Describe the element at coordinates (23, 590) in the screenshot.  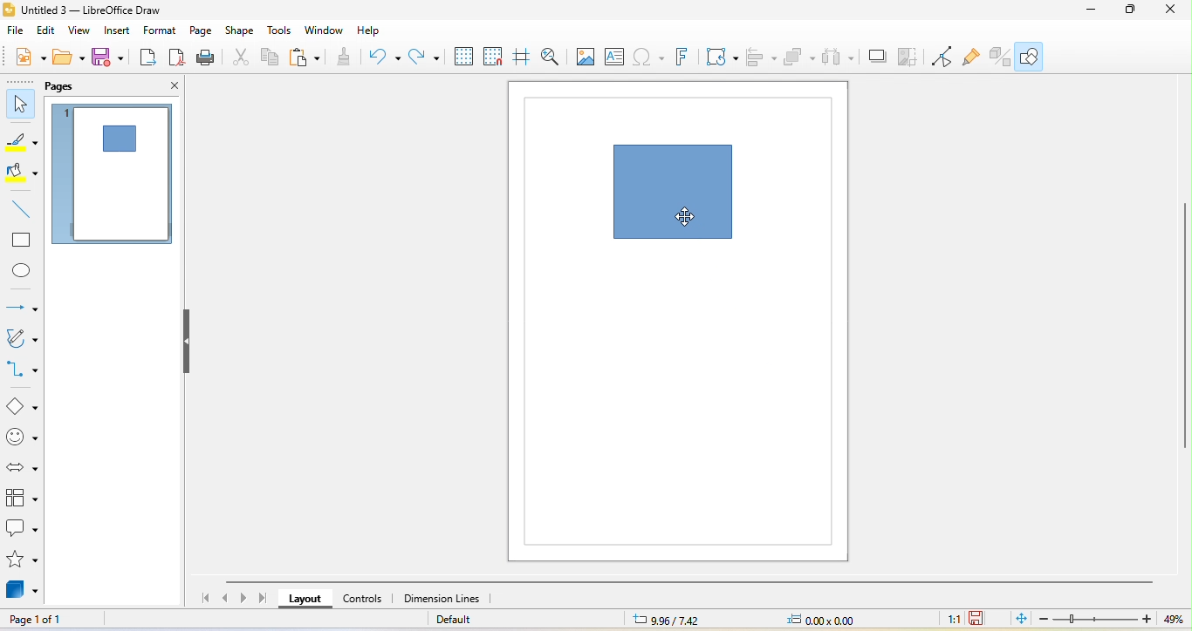
I see `3d object` at that location.